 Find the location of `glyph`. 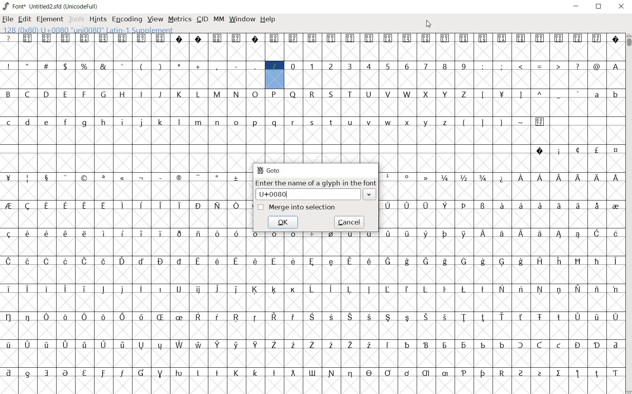

glyph is located at coordinates (236, 206).